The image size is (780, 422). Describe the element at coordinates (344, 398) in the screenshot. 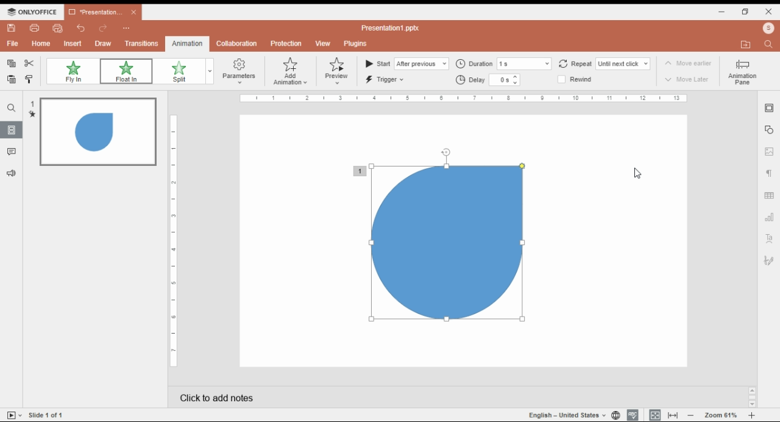

I see `click to add notes` at that location.